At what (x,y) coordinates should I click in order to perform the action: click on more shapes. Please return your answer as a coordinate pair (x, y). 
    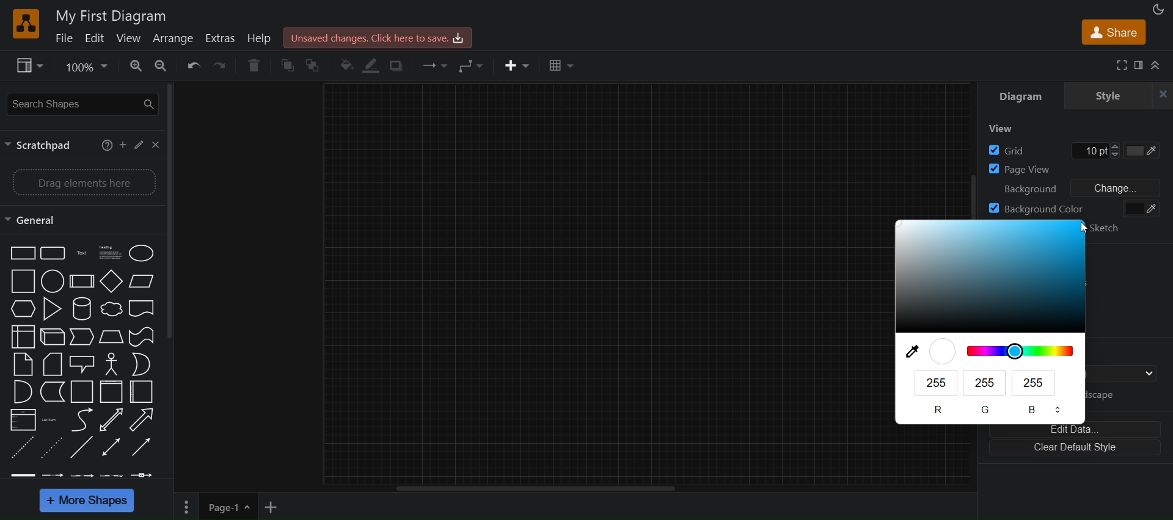
    Looking at the image, I should click on (90, 501).